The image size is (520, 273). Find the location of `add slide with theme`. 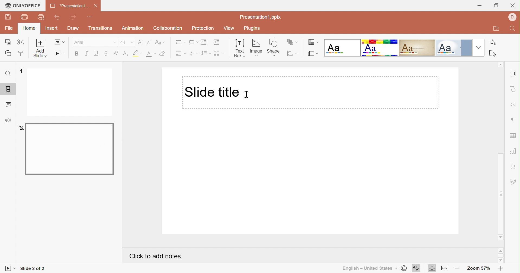

add slide with theme is located at coordinates (40, 53).